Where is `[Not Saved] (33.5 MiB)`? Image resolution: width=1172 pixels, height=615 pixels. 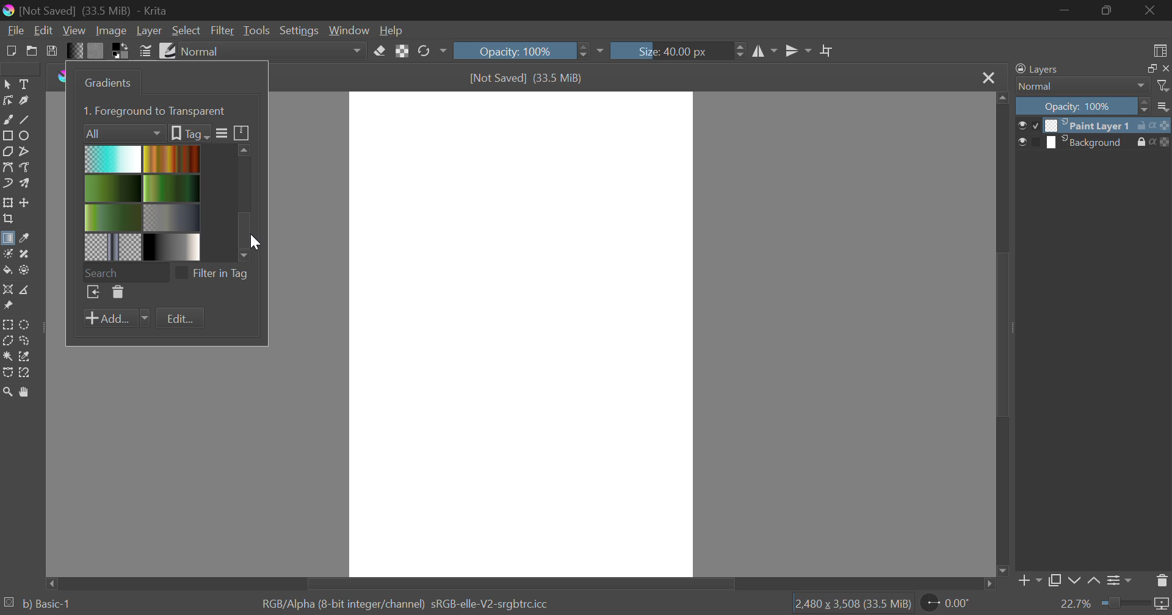 [Not Saved] (33.5 MiB) is located at coordinates (527, 78).